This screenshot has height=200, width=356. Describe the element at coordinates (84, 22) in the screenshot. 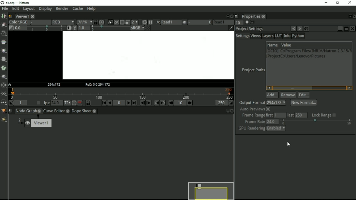

I see `Zoom` at that location.